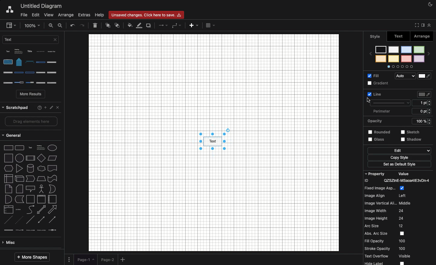 This screenshot has width=436, height=265. Describe the element at coordinates (404, 55) in the screenshot. I see `Styles` at that location.